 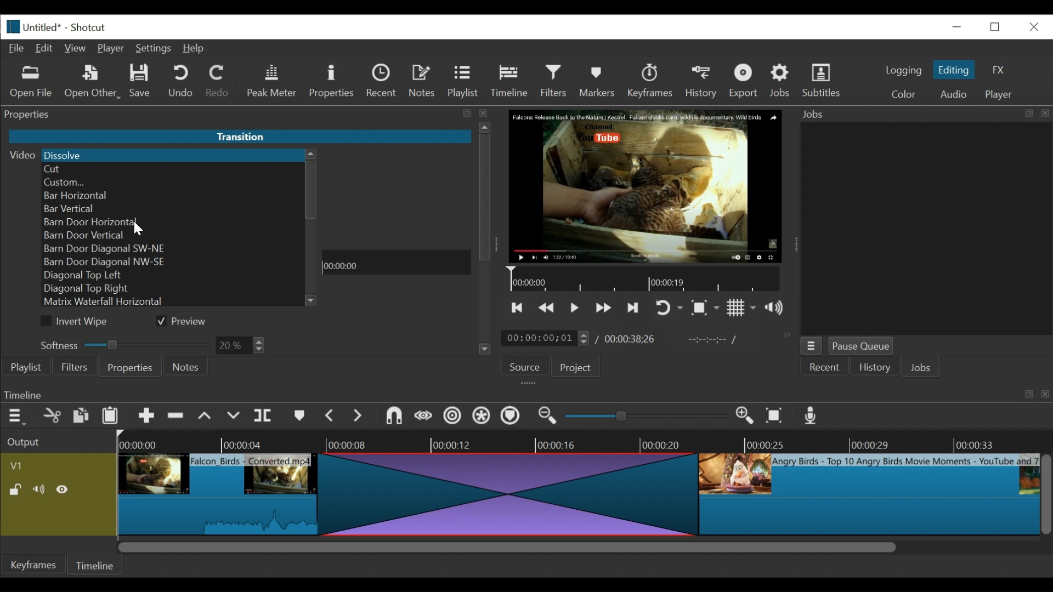 I want to click on Recent, so click(x=384, y=82).